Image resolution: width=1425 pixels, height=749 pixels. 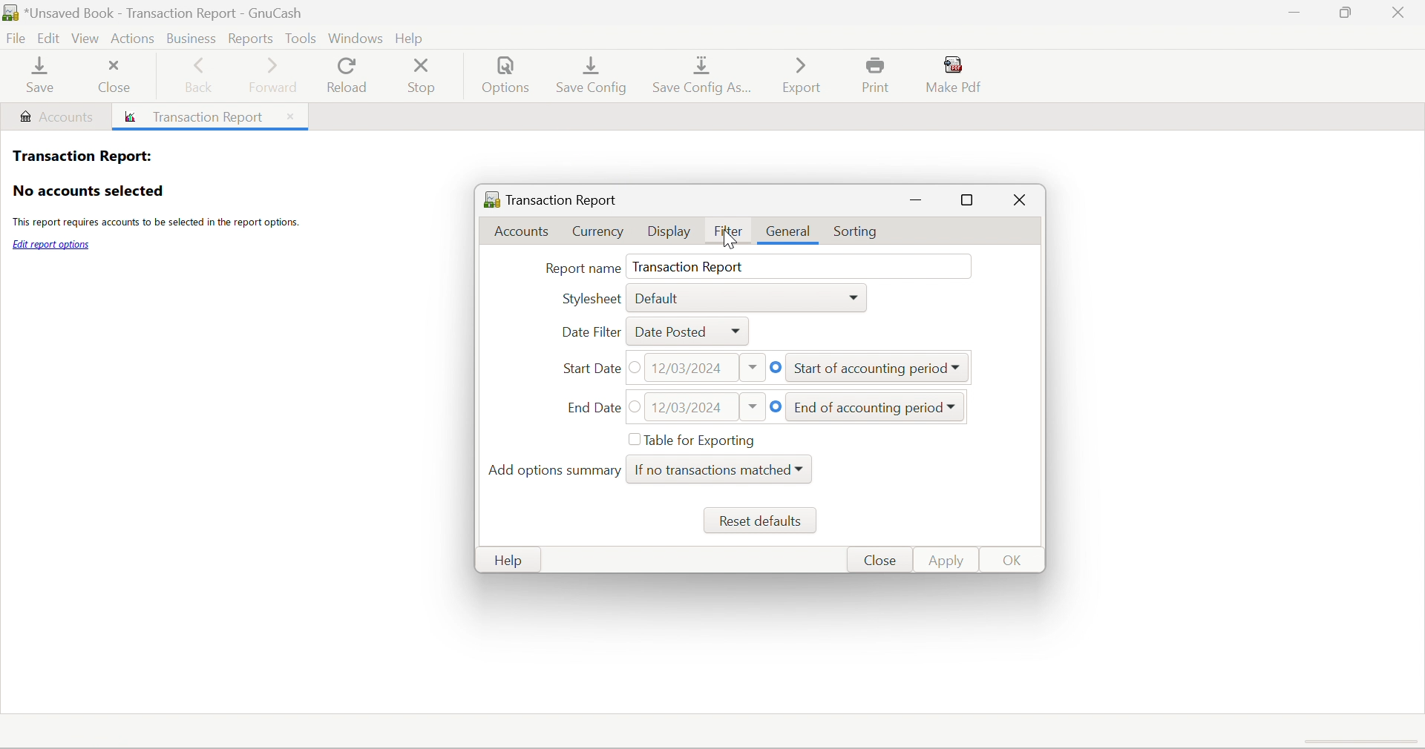 What do you see at coordinates (869, 370) in the screenshot?
I see `Start of accounting period` at bounding box center [869, 370].